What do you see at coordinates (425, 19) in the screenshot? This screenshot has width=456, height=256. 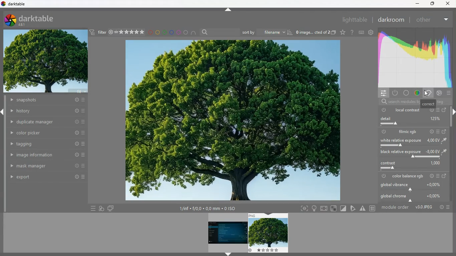 I see `other` at bounding box center [425, 19].